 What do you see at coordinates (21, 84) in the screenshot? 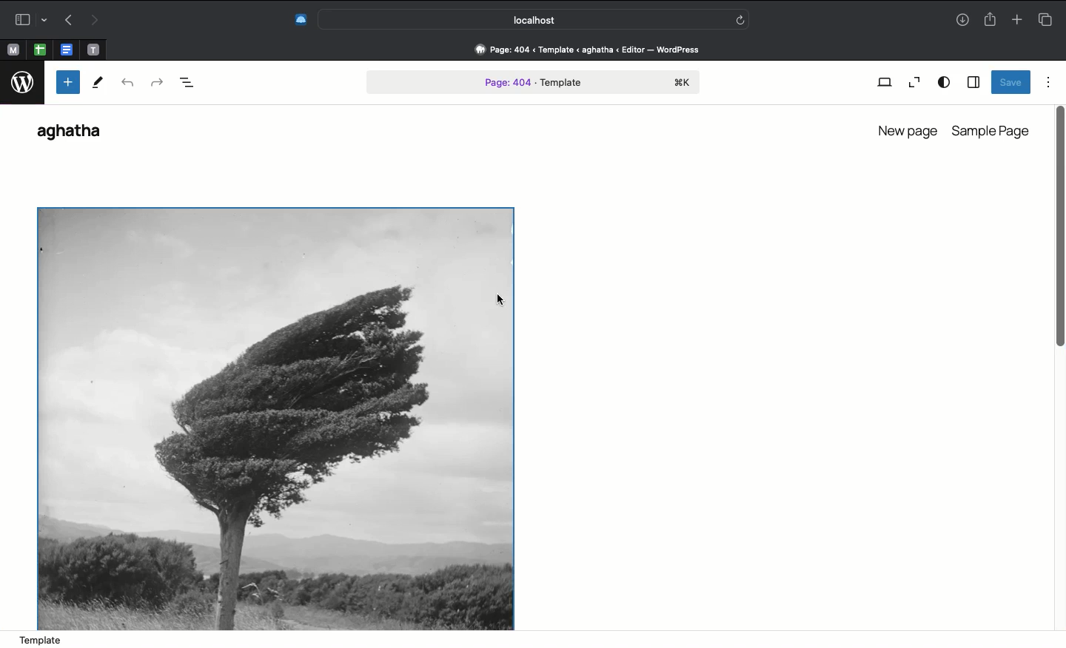
I see `logo` at bounding box center [21, 84].